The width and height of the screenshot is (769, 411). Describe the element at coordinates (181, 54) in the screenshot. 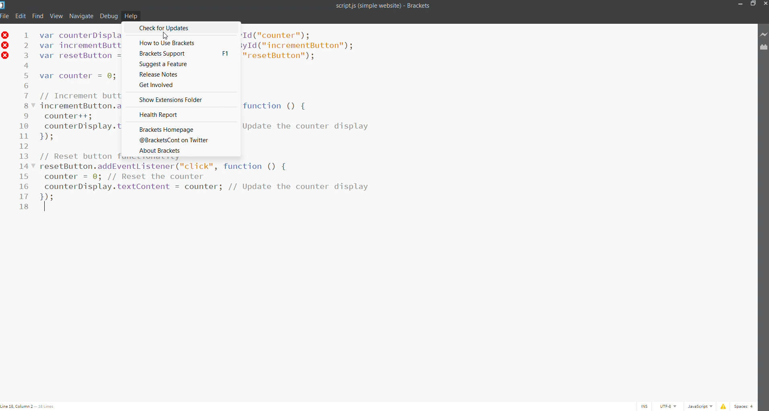

I see `brackets support` at that location.